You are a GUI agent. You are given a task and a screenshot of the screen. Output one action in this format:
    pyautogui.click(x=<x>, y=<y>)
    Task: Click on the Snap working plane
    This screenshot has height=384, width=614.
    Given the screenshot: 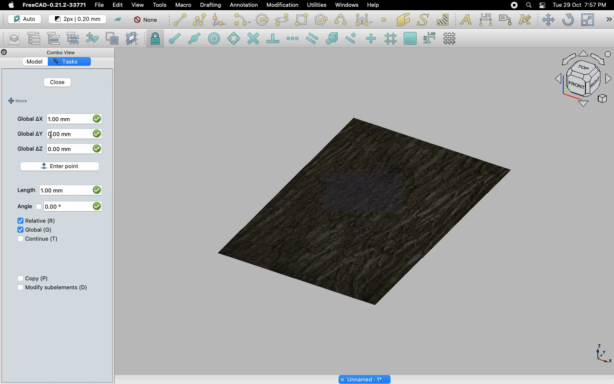 What is the action you would take?
    pyautogui.click(x=410, y=39)
    